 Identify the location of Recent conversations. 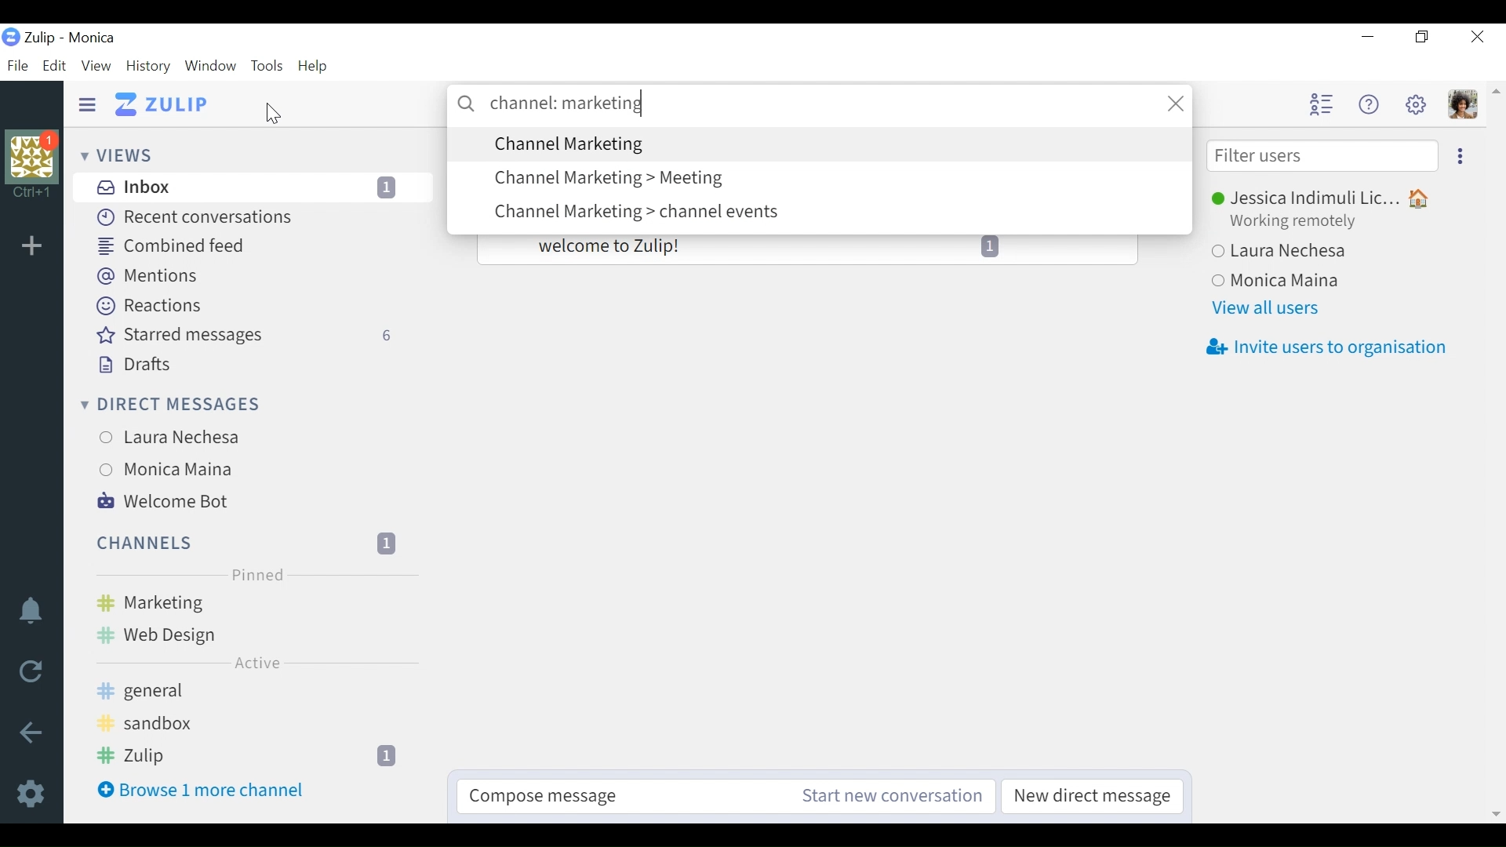
(192, 218).